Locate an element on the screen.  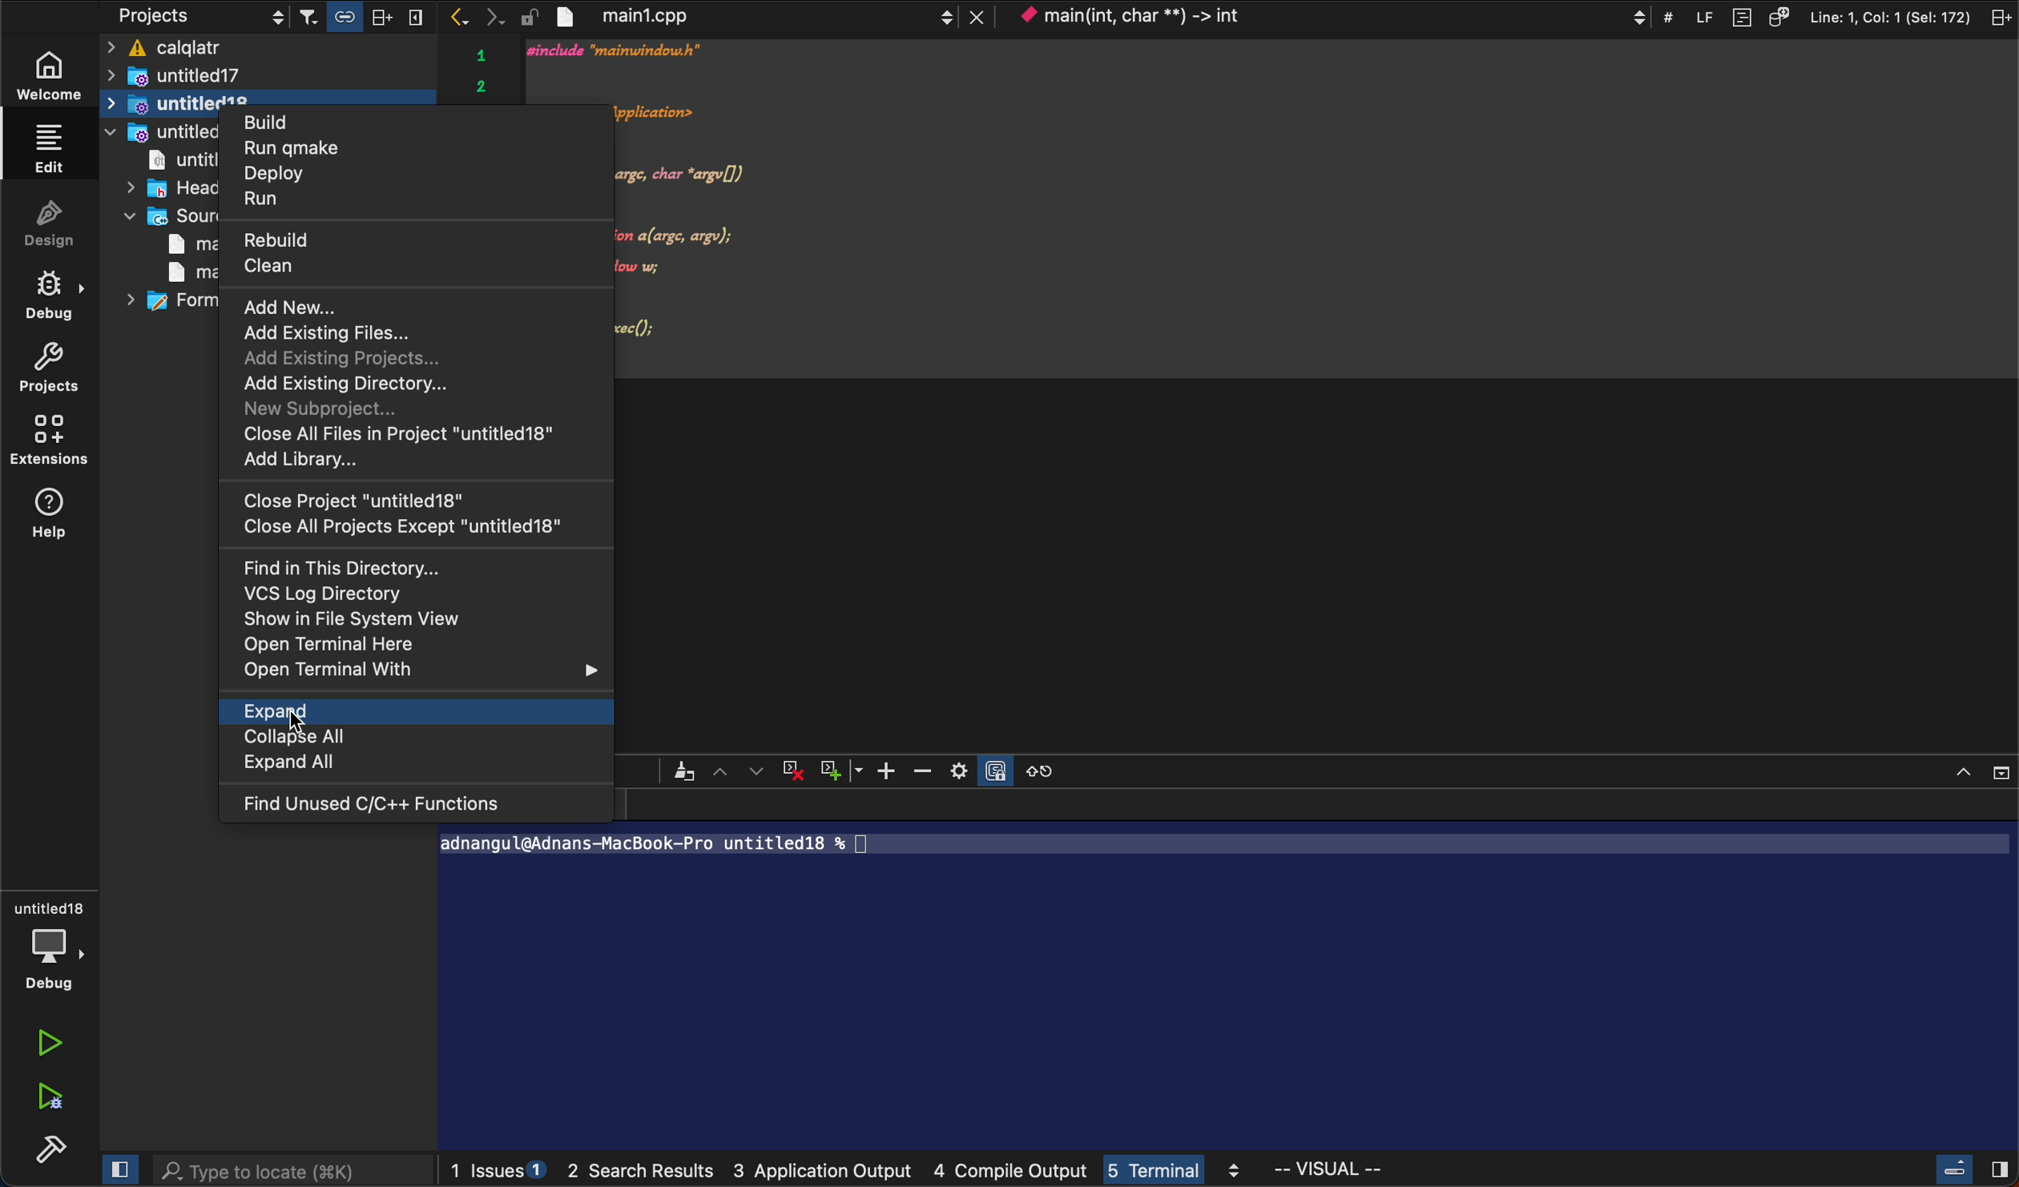
main1,cpp is located at coordinates (181, 242).